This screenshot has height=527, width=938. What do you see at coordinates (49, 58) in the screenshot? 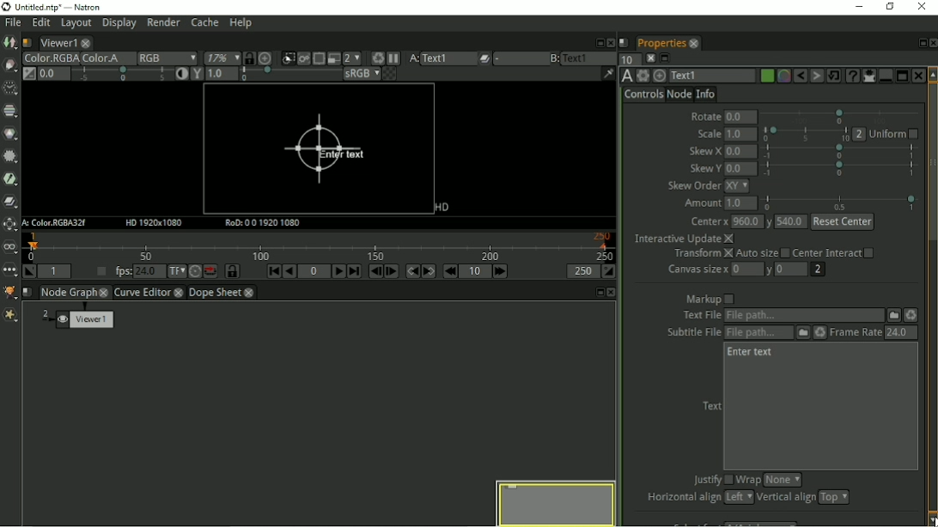
I see `Color.RGBA` at bounding box center [49, 58].